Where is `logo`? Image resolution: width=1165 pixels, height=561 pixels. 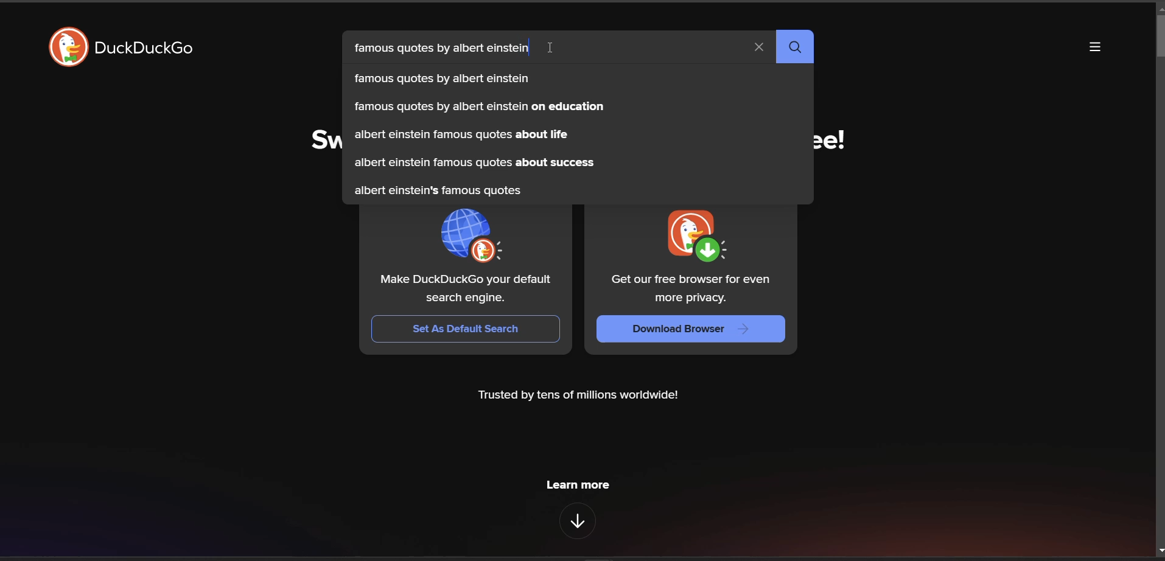 logo is located at coordinates (67, 46).